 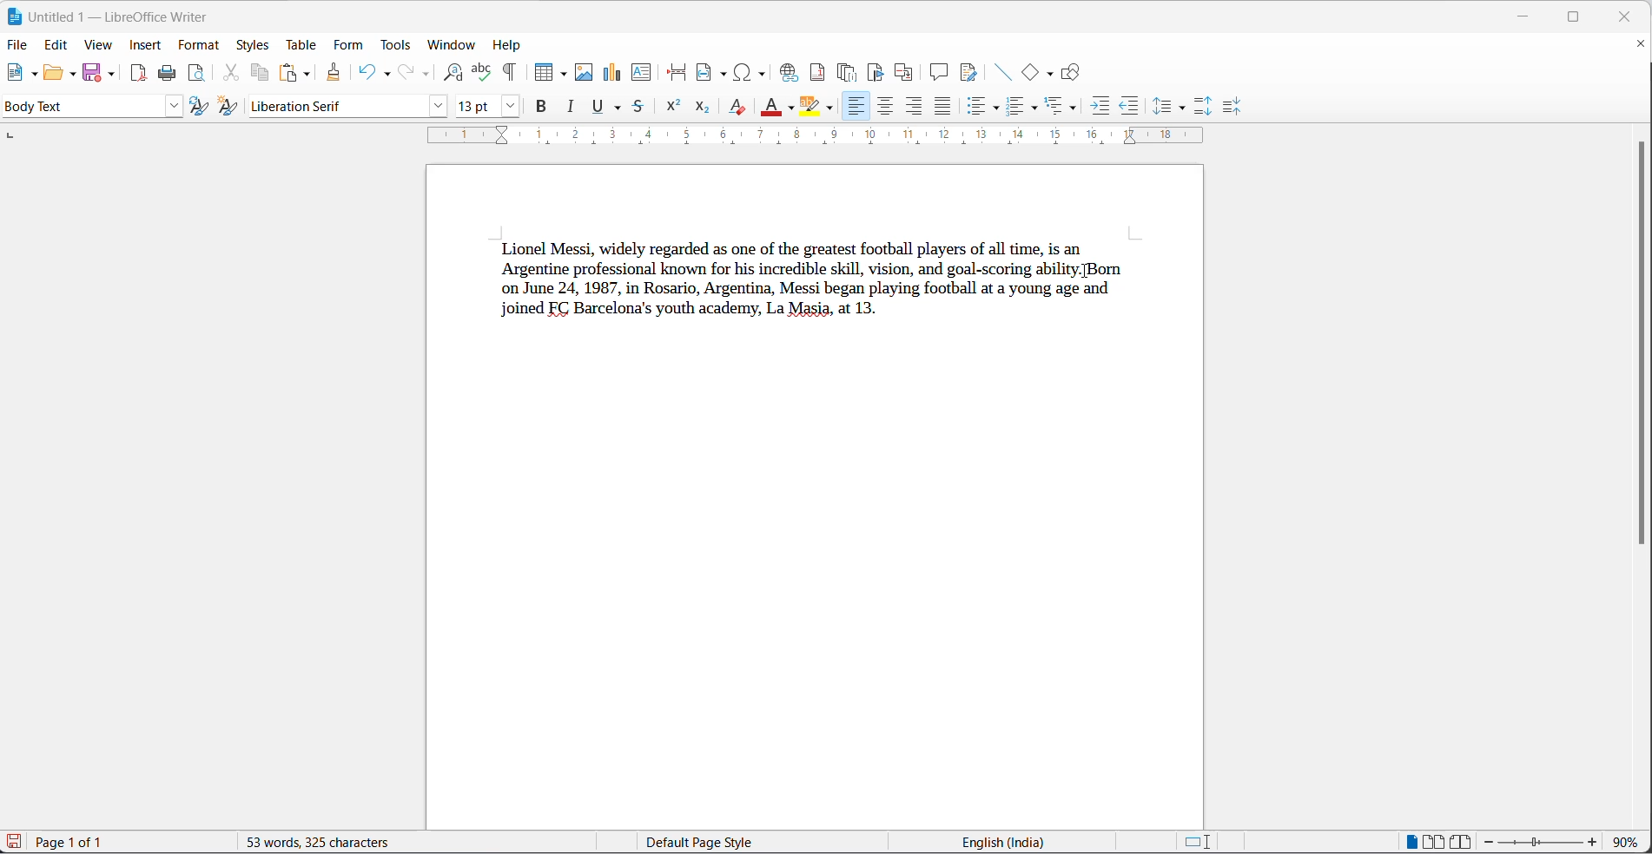 What do you see at coordinates (453, 74) in the screenshot?
I see `find and replace` at bounding box center [453, 74].